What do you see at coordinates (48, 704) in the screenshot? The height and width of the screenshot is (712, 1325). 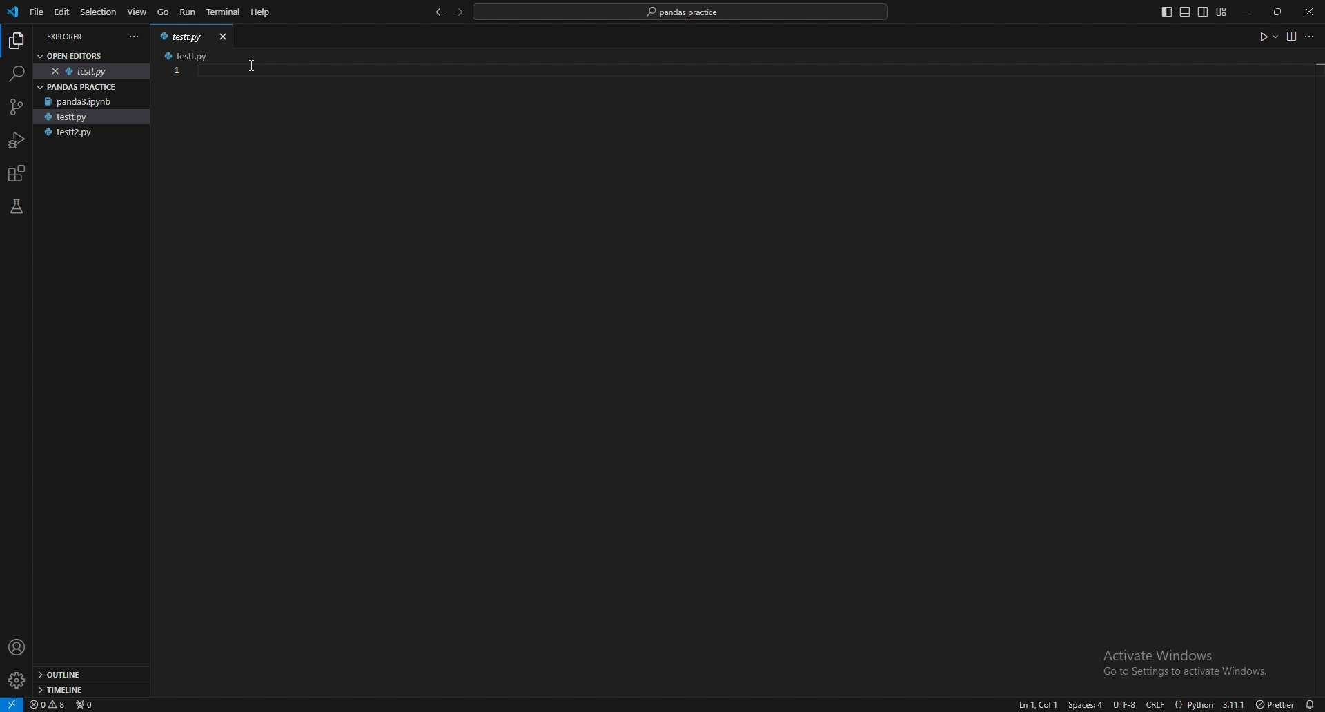 I see `warnings` at bounding box center [48, 704].